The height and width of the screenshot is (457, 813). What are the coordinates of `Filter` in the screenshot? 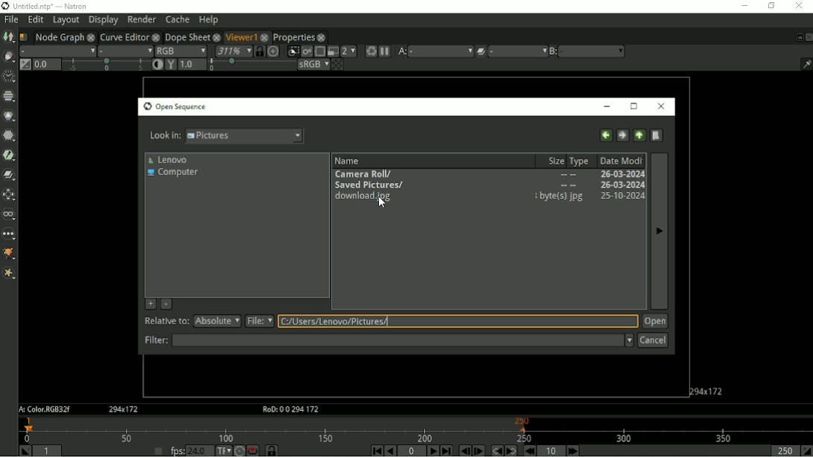 It's located at (403, 341).